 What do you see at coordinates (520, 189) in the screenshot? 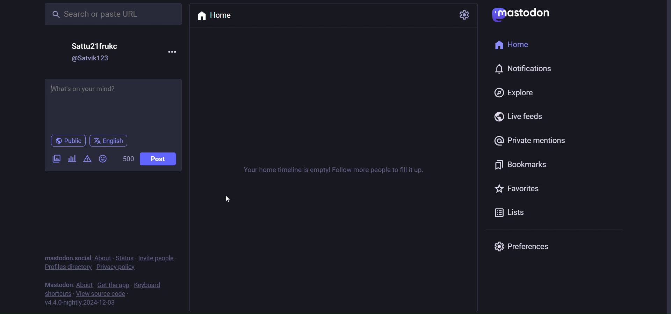
I see `favorites` at bounding box center [520, 189].